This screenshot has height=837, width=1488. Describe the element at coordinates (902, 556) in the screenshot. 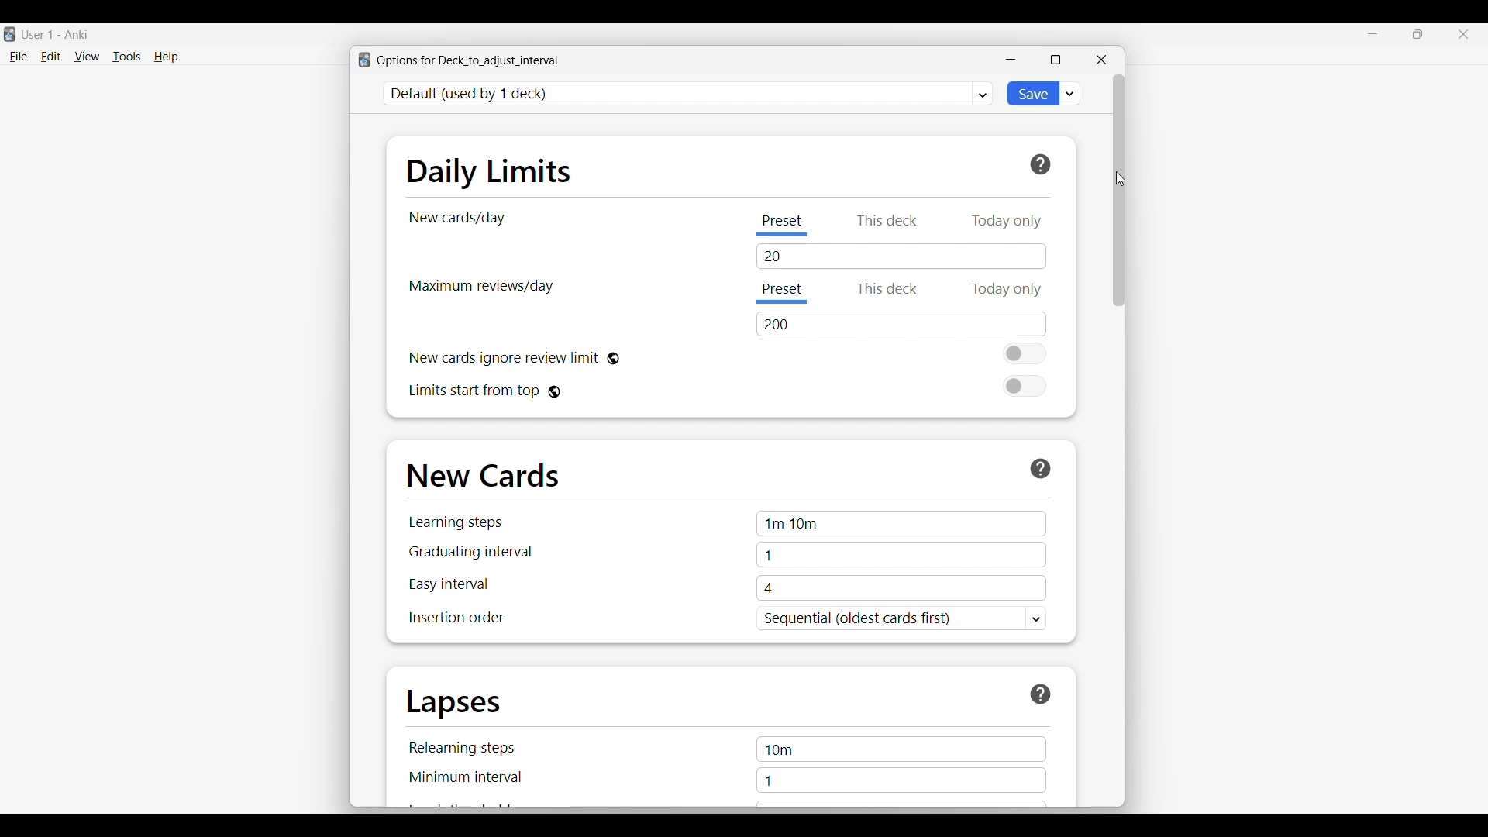

I see `1` at that location.